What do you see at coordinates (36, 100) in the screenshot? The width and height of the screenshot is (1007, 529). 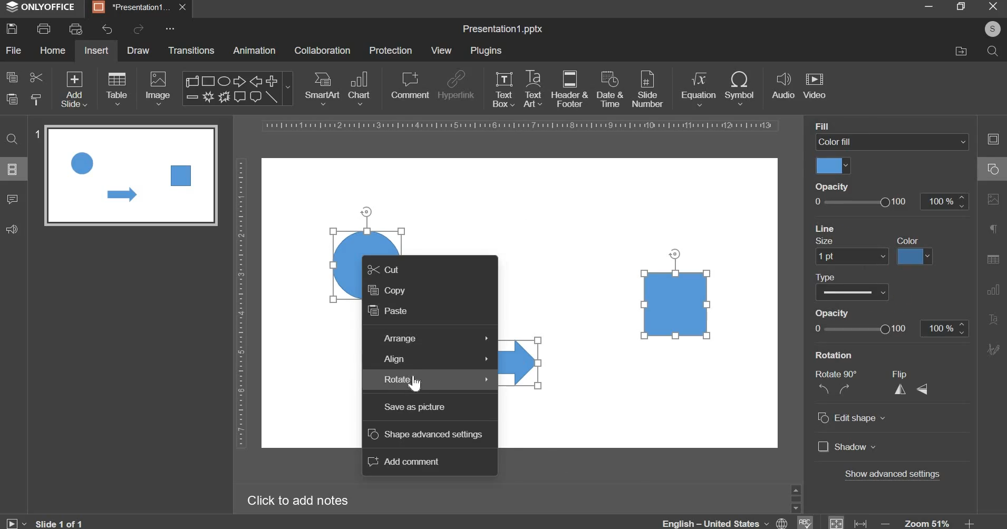 I see `copy style` at bounding box center [36, 100].